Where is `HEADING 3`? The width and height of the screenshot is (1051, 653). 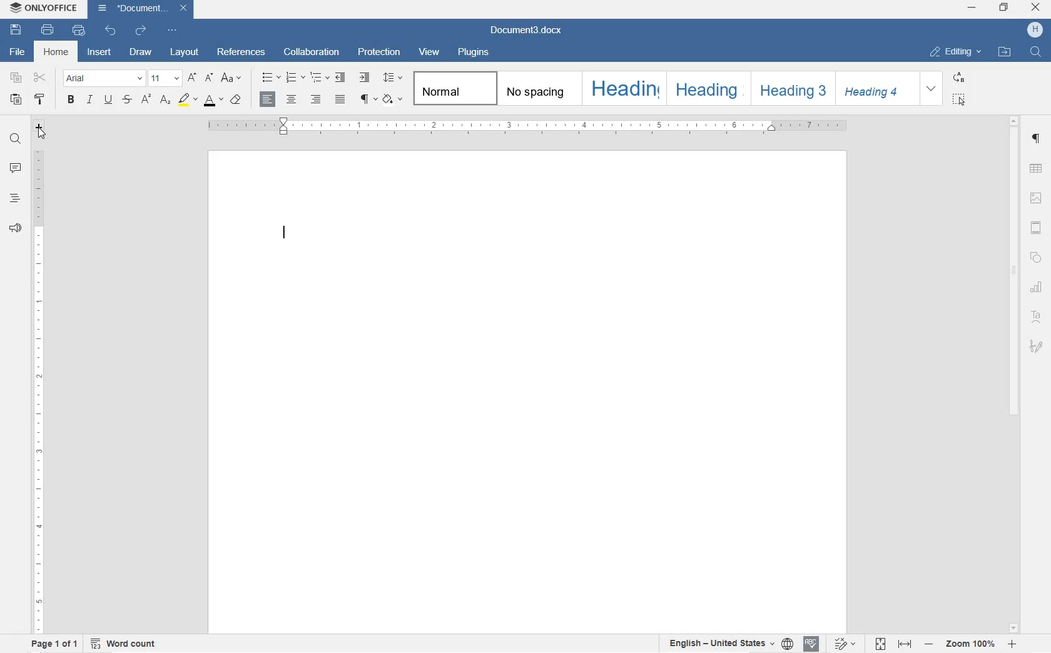
HEADING 3 is located at coordinates (790, 89).